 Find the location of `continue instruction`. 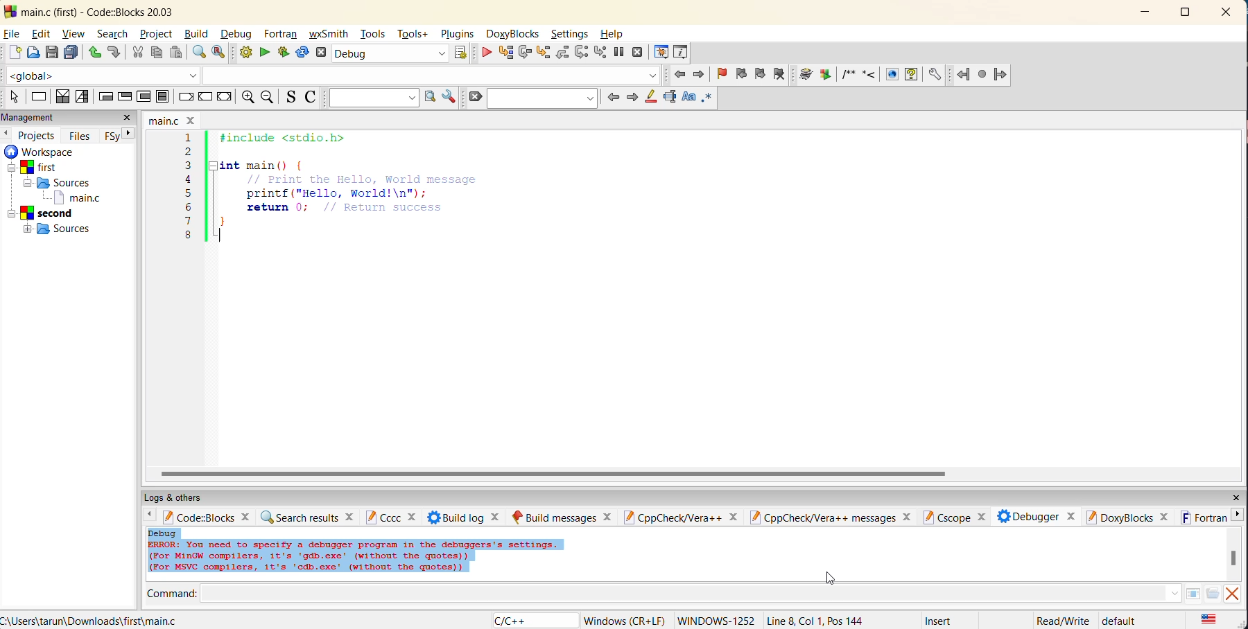

continue instruction is located at coordinates (204, 97).